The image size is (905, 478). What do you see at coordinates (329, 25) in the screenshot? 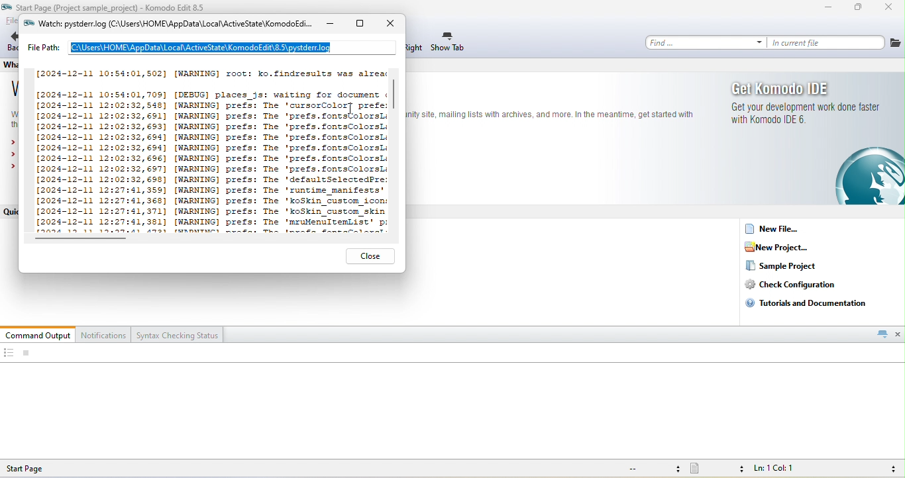
I see `minimize` at bounding box center [329, 25].